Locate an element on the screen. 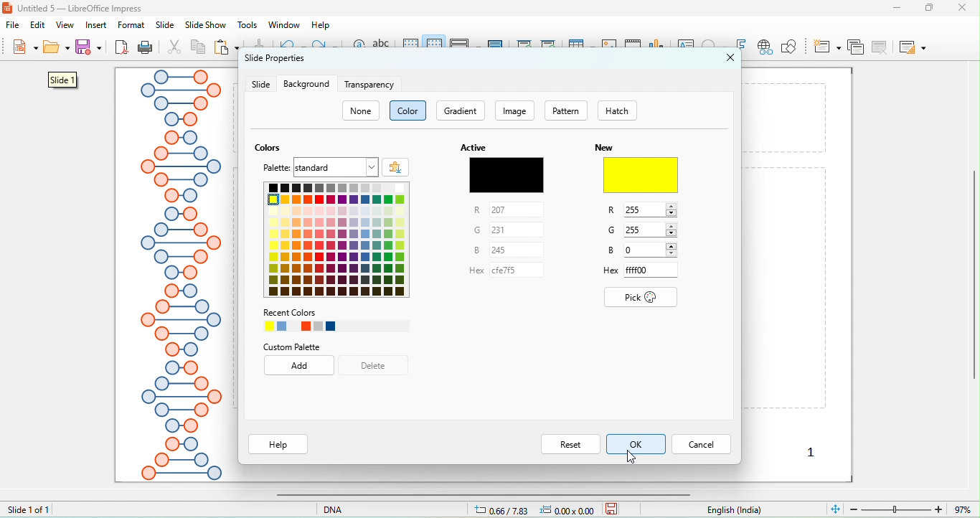 This screenshot has width=980, height=518. none is located at coordinates (362, 111).